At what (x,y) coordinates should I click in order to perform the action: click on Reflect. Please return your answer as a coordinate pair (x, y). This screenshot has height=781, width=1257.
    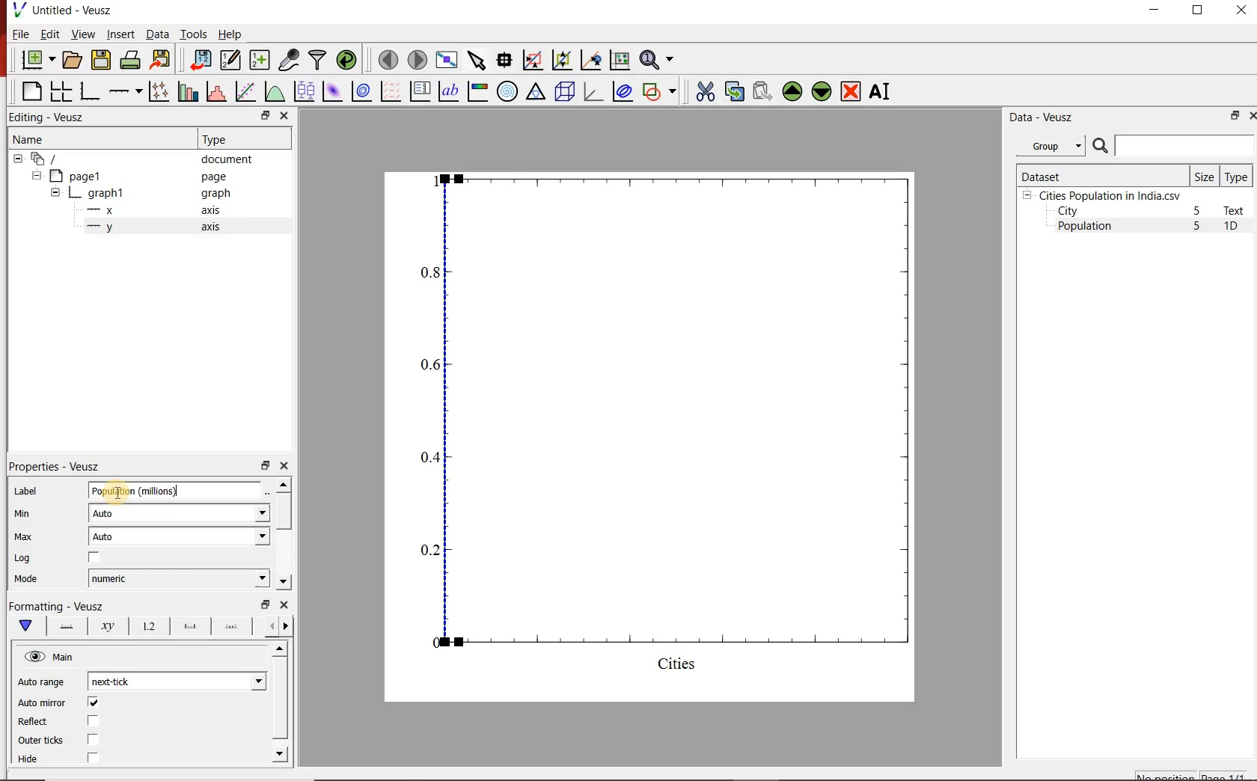
    Looking at the image, I should click on (37, 721).